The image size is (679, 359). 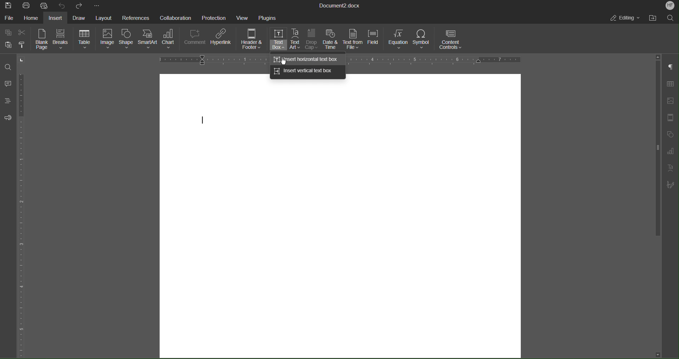 I want to click on Field, so click(x=374, y=40).